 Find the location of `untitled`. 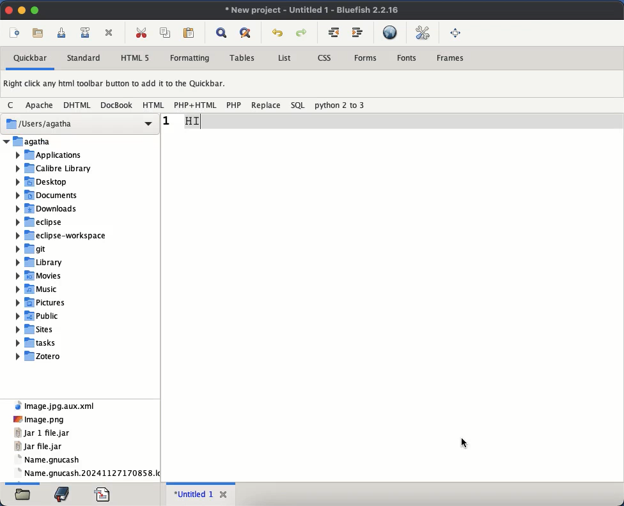

untitled is located at coordinates (314, 12).